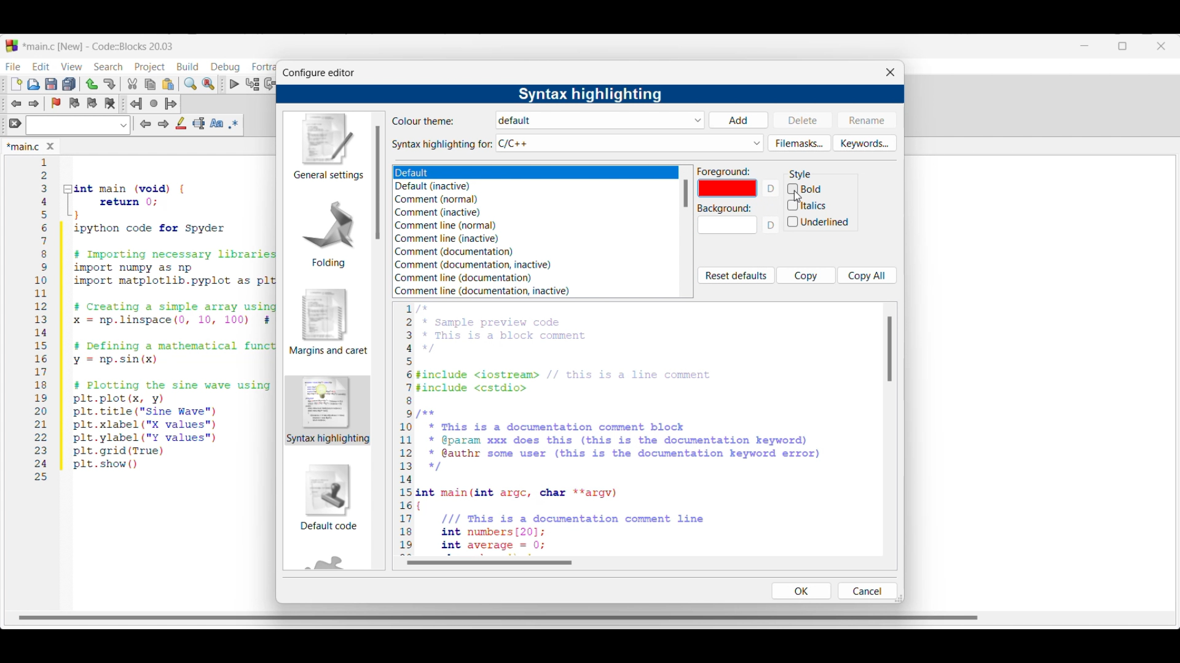 This screenshot has height=663, width=1180. What do you see at coordinates (440, 187) in the screenshot?
I see `Default inactive` at bounding box center [440, 187].